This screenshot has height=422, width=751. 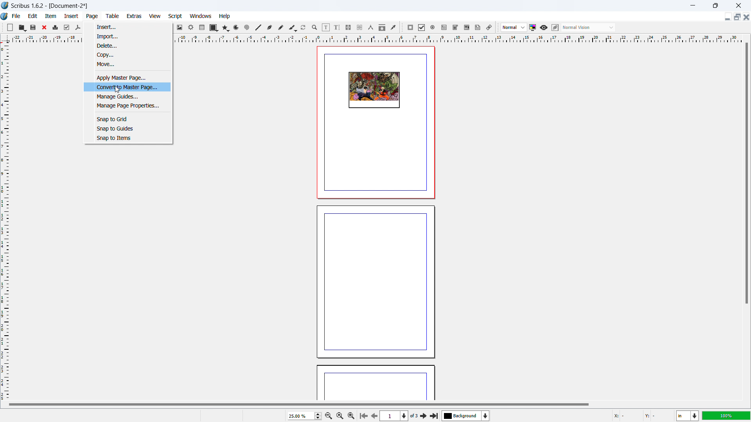 I want to click on page, so click(x=374, y=282).